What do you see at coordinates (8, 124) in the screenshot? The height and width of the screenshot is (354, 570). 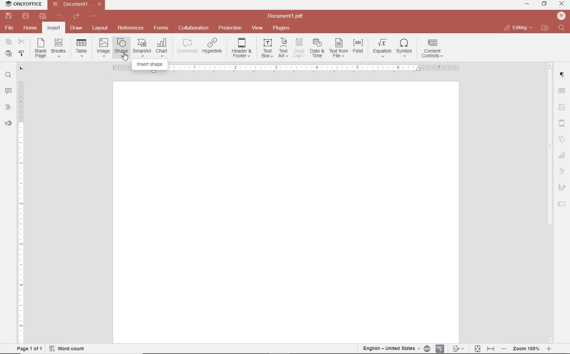 I see `feedback & support` at bounding box center [8, 124].